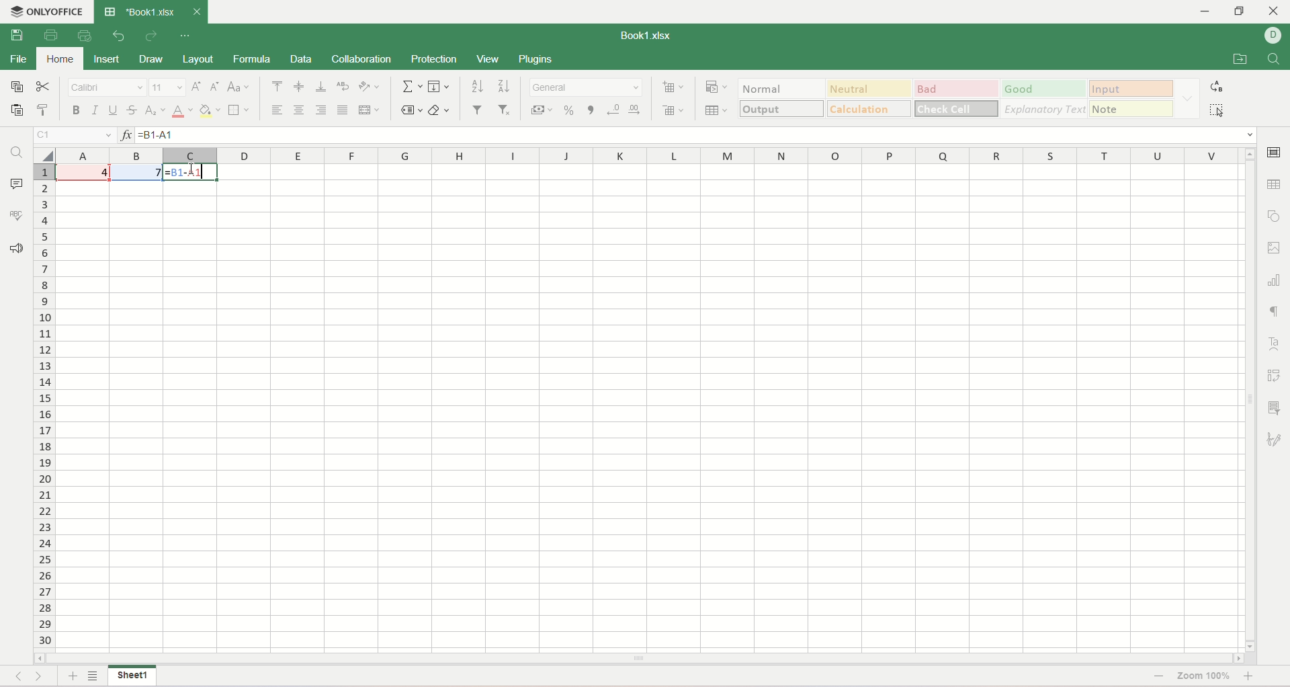 This screenshot has width=1290, height=687. I want to click on strikethrough, so click(132, 110).